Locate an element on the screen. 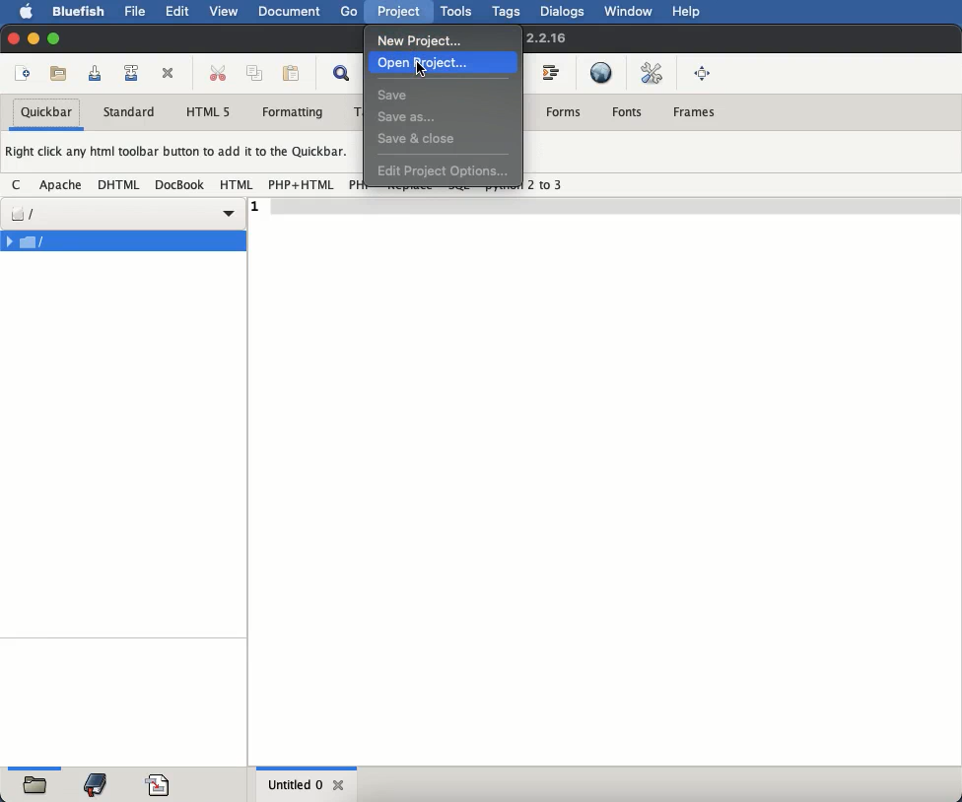 The height and width of the screenshot is (802, 962). help is located at coordinates (687, 12).